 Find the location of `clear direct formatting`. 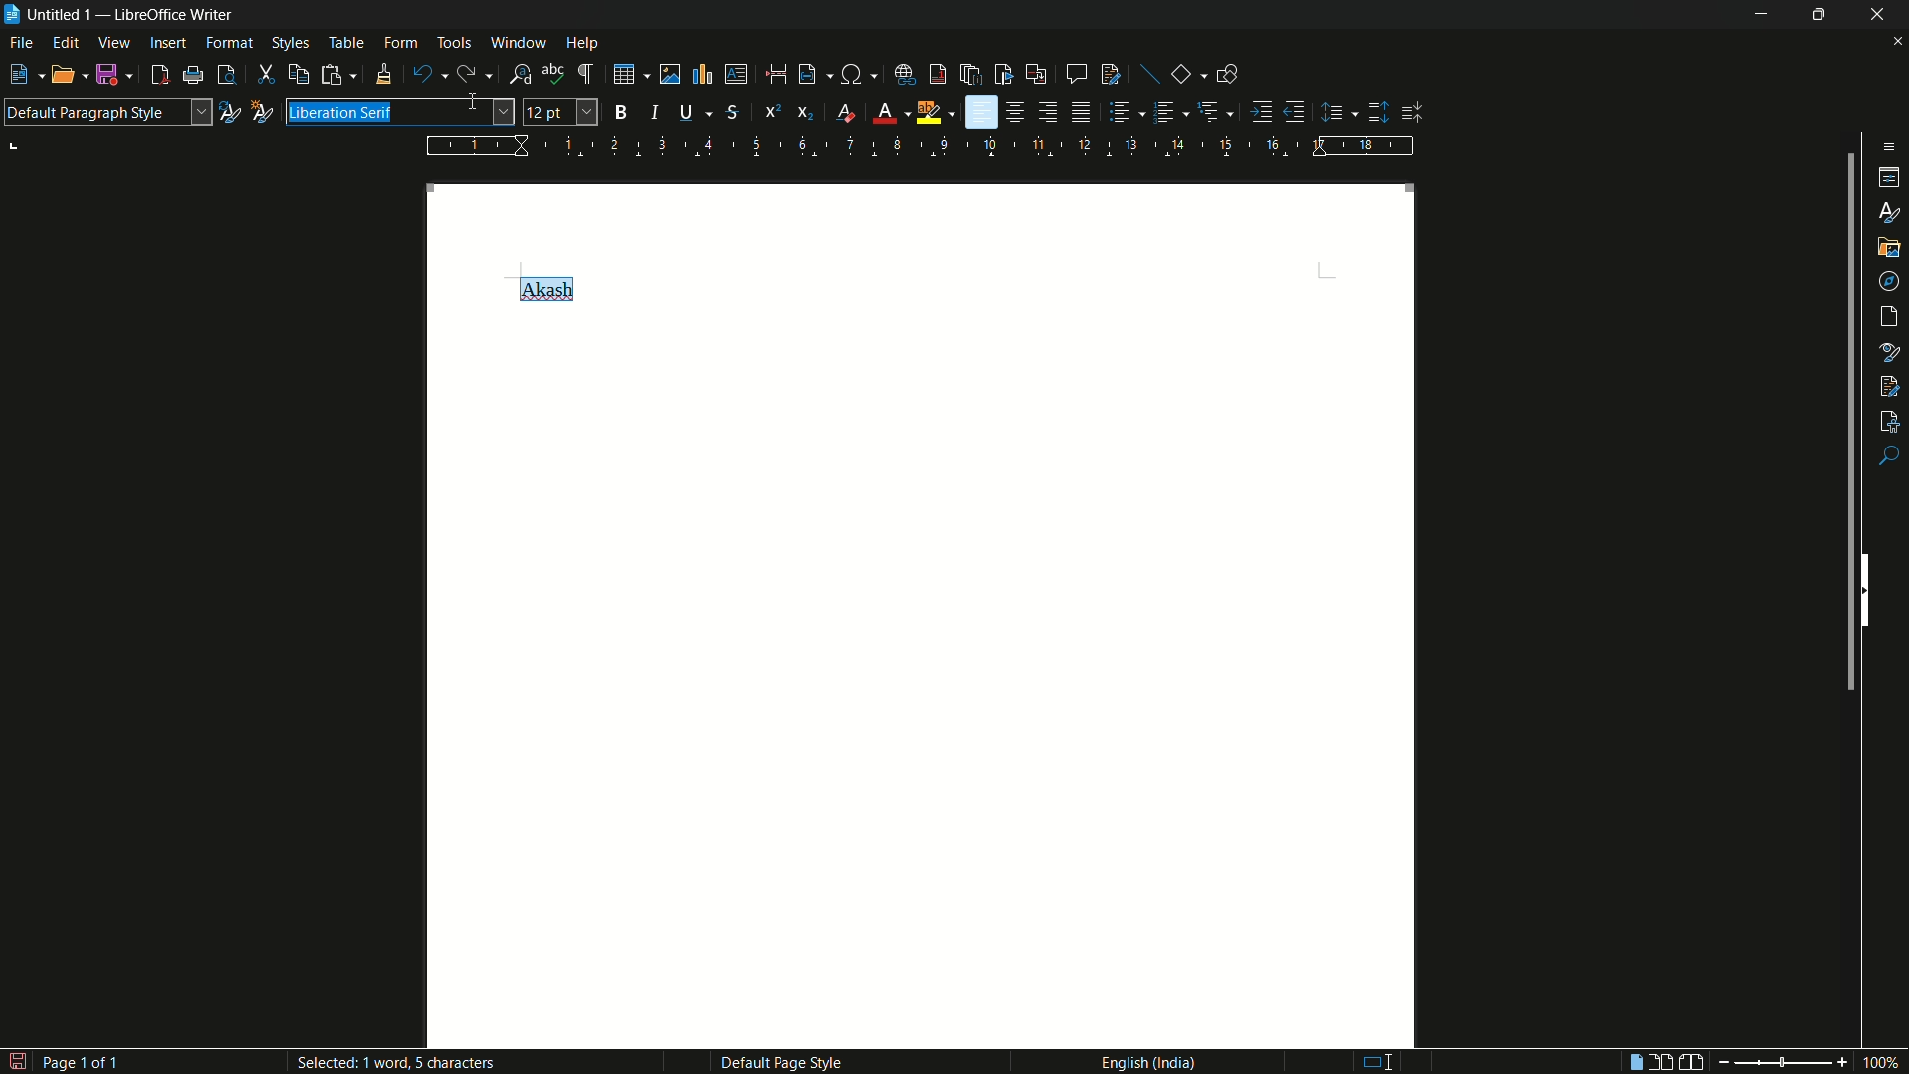

clear direct formatting is located at coordinates (849, 114).